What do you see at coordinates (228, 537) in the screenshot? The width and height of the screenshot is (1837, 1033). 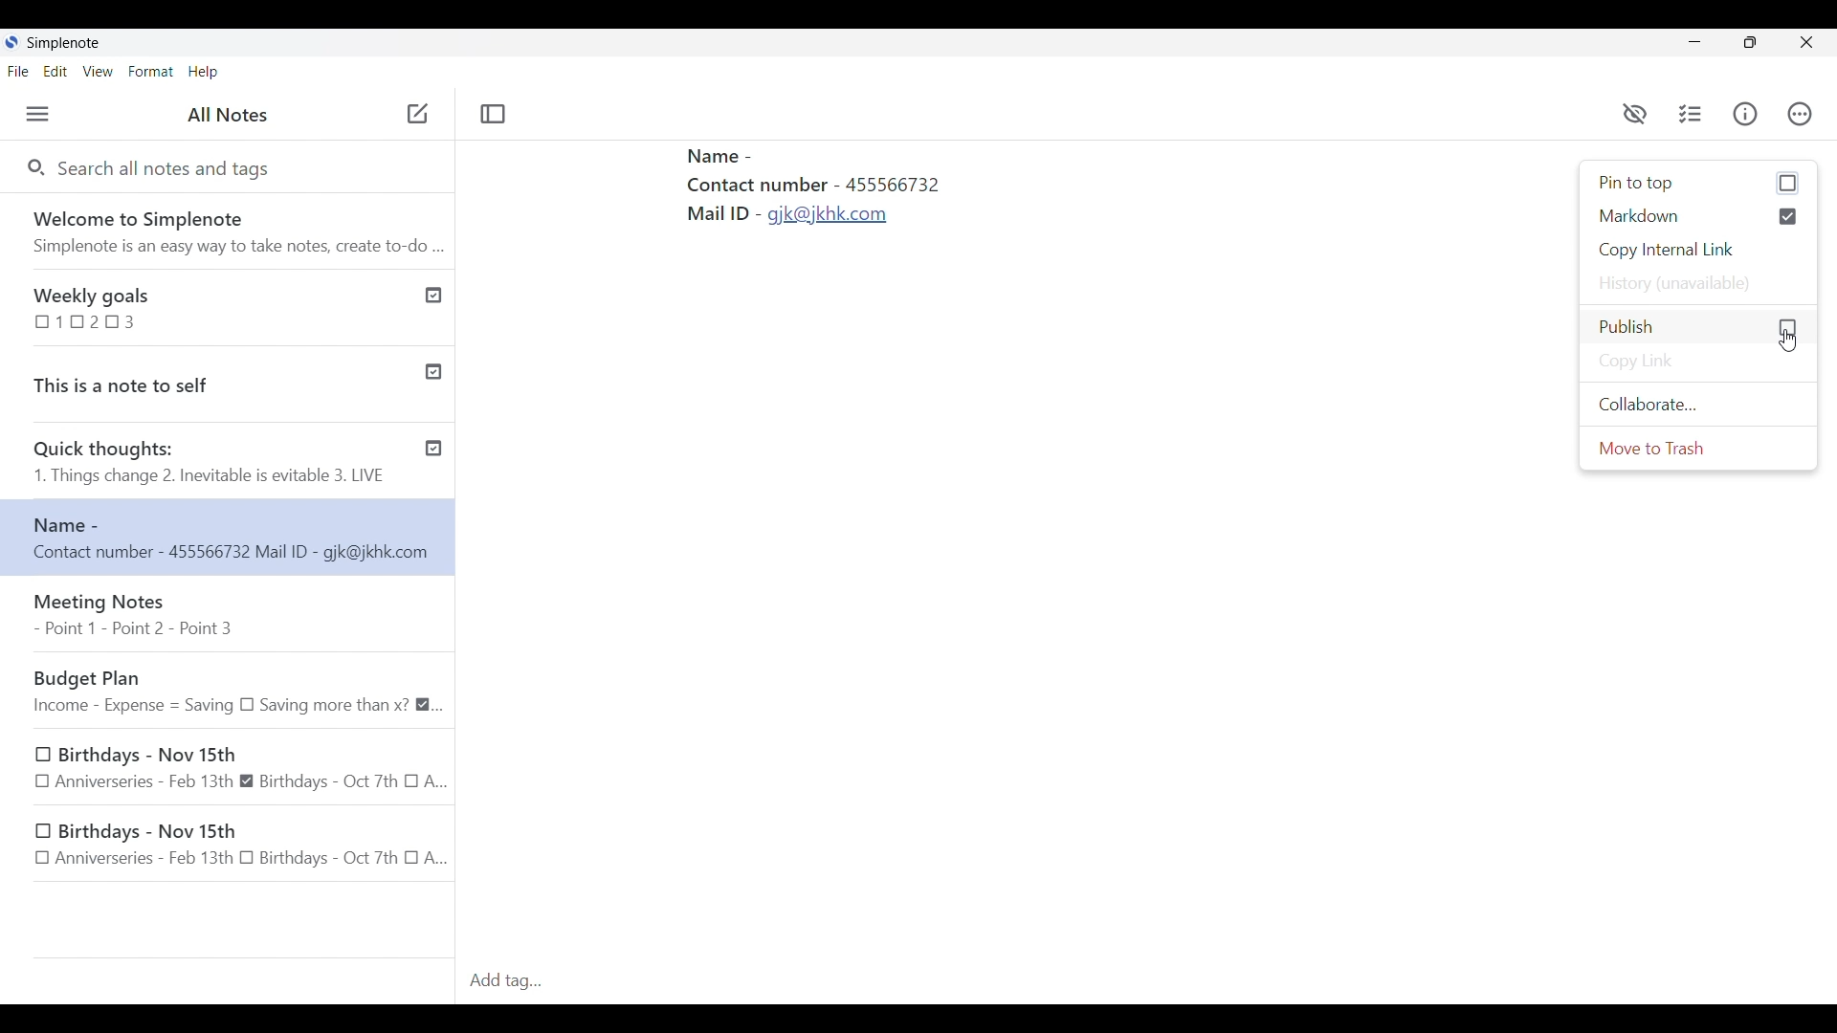 I see `New note text changed and moved up in list due to sorting` at bounding box center [228, 537].